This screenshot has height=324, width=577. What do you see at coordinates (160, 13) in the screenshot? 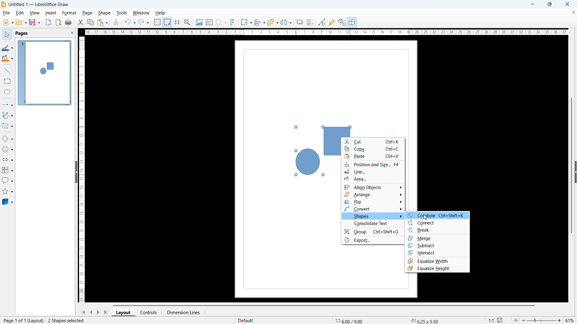
I see `help` at bounding box center [160, 13].